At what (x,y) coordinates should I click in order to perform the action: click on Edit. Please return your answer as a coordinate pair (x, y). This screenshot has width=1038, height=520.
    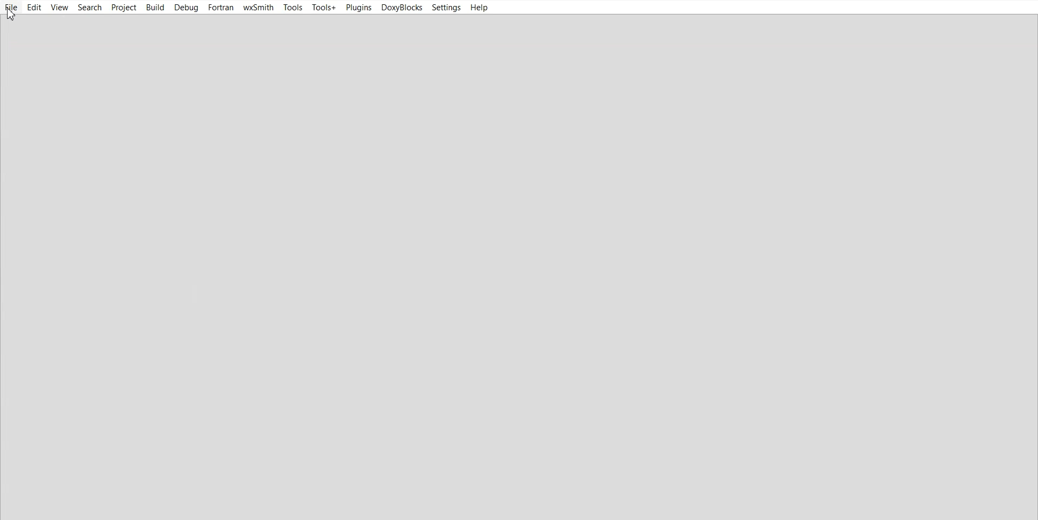
    Looking at the image, I should click on (35, 8).